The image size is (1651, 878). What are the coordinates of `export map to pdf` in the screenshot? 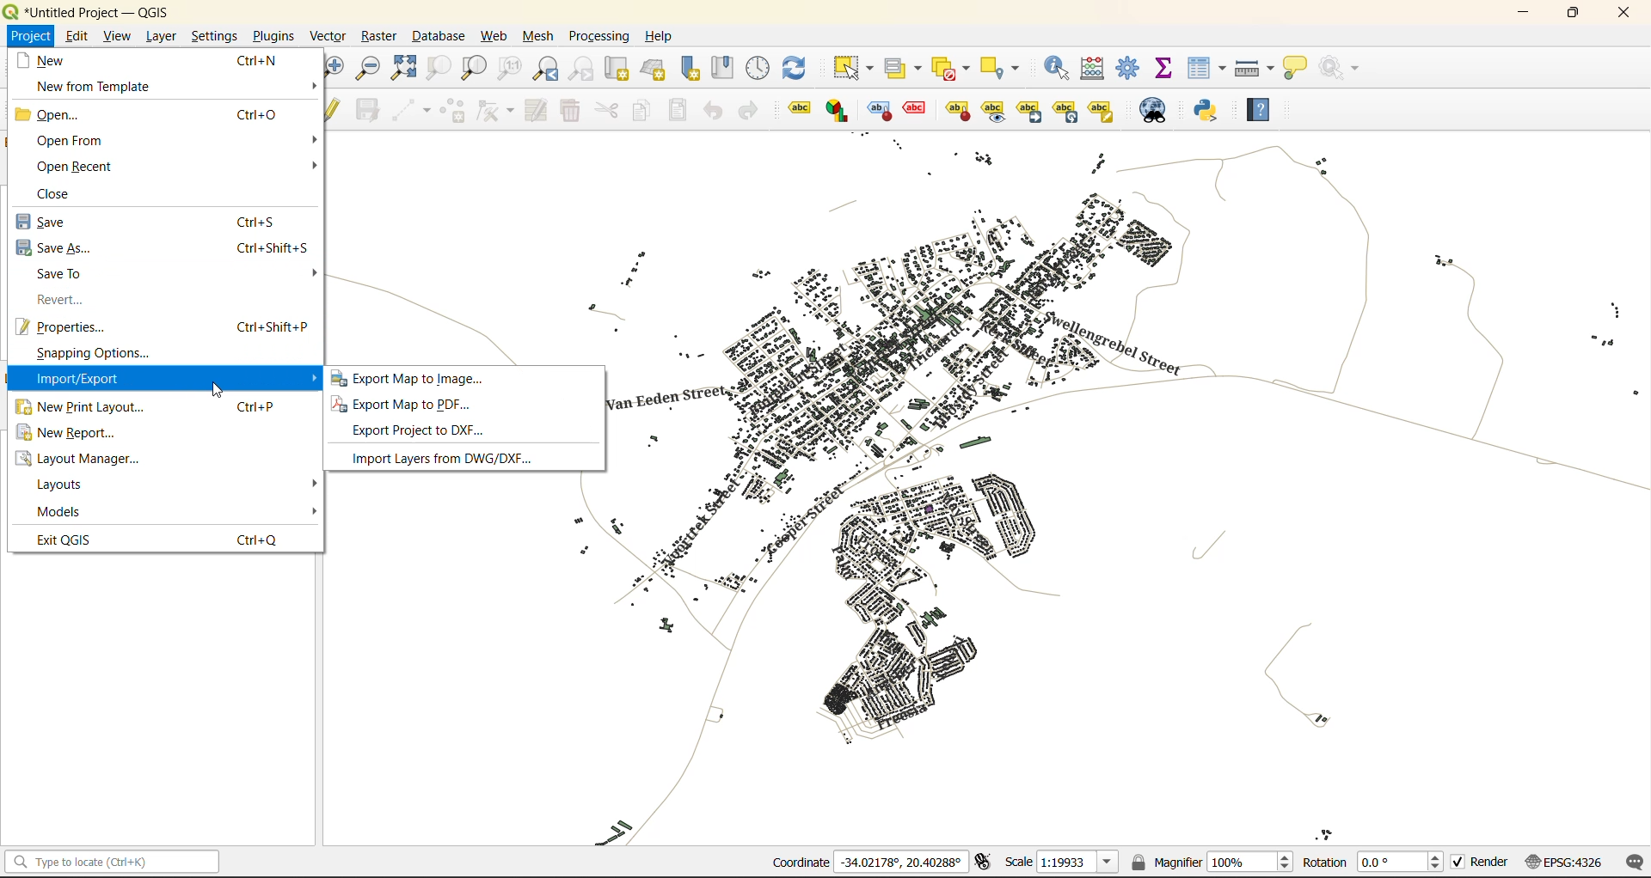 It's located at (411, 405).